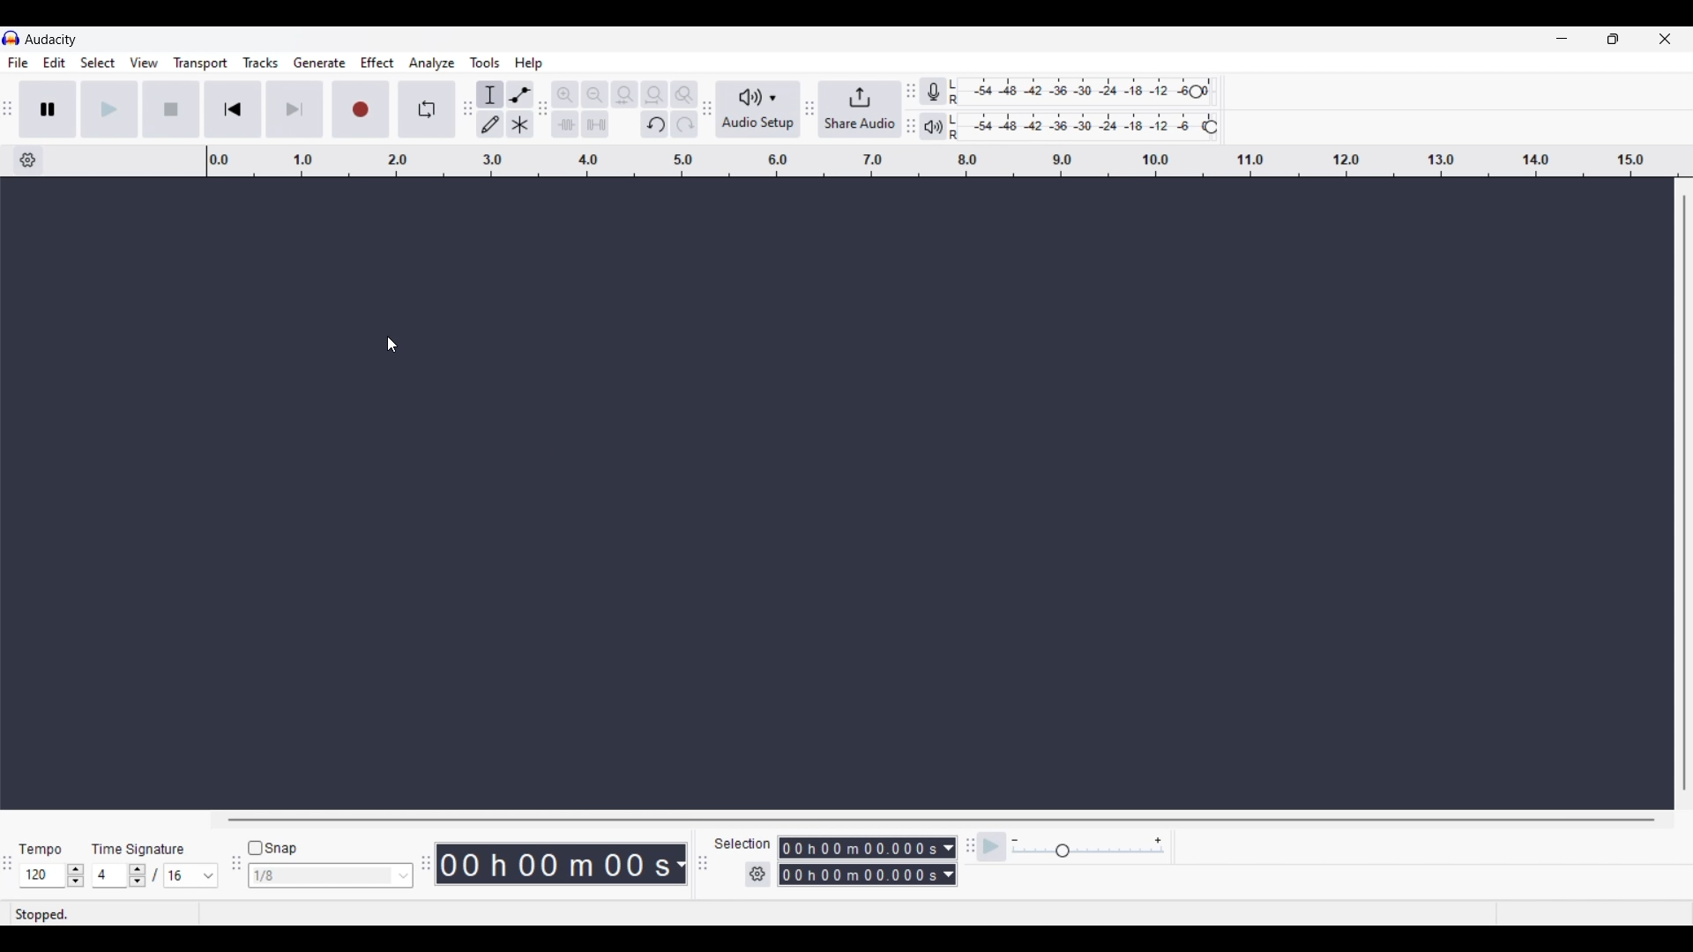 This screenshot has height=952, width=1693. I want to click on Undo, so click(654, 124).